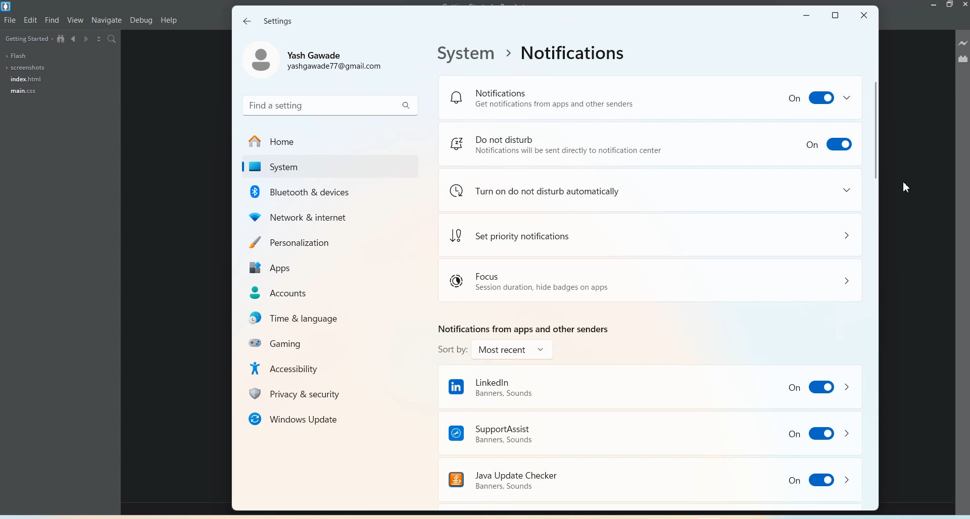 This screenshot has width=970, height=519. I want to click on Flash, so click(17, 56).